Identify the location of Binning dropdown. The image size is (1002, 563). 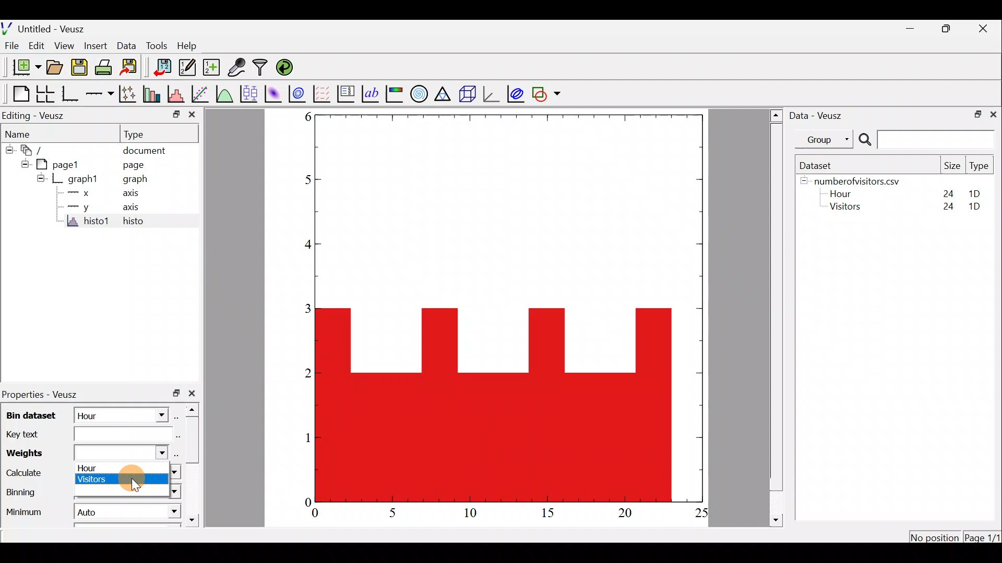
(172, 493).